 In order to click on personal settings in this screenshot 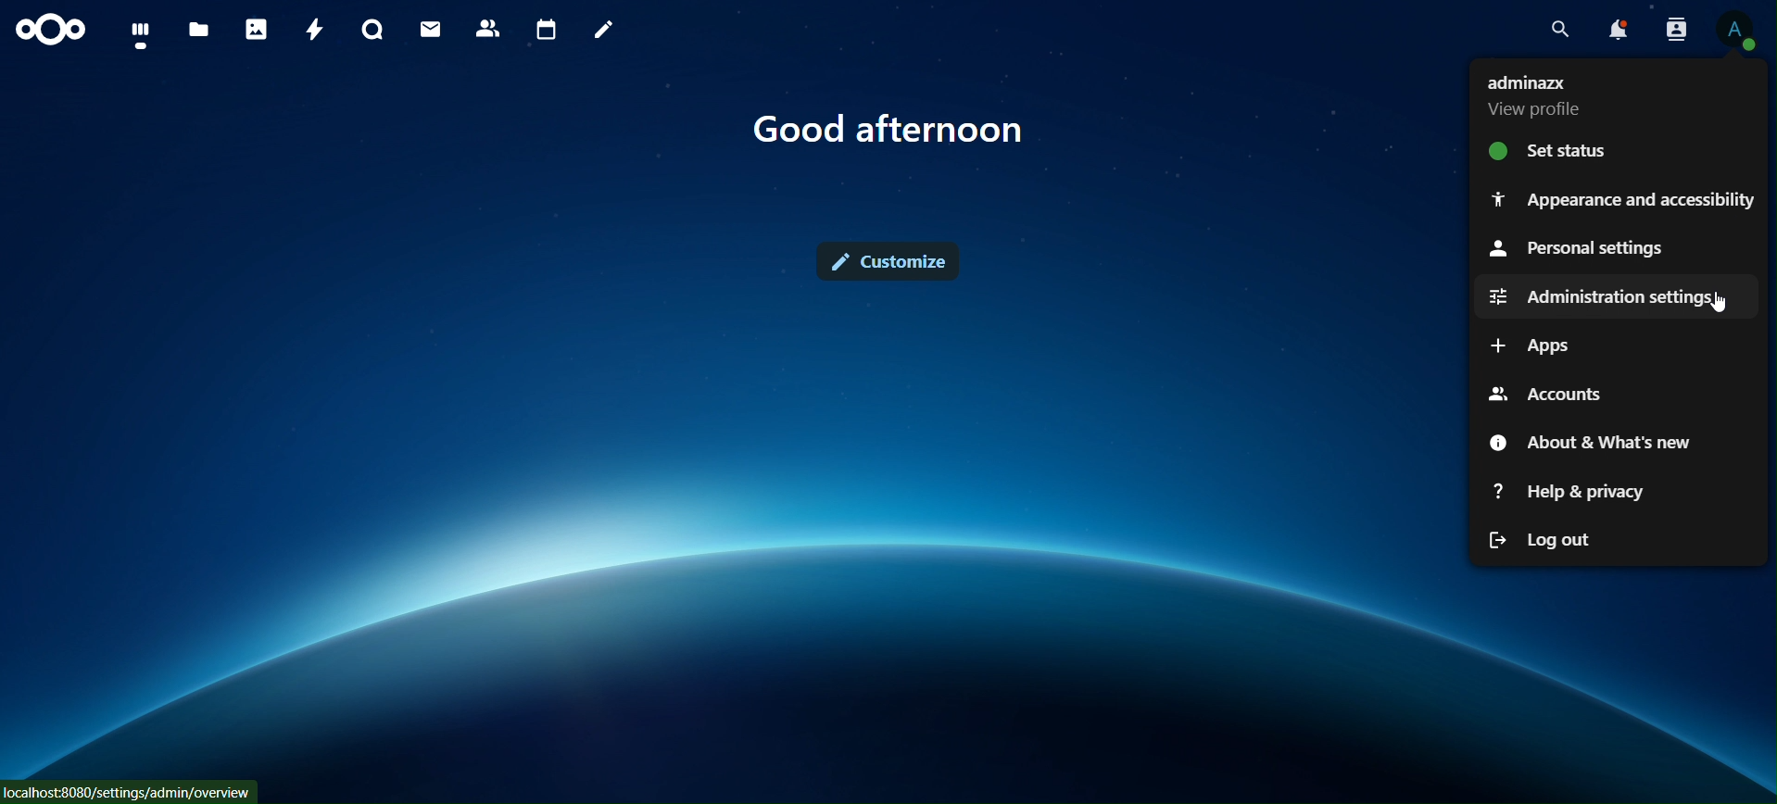, I will do `click(1575, 247)`.